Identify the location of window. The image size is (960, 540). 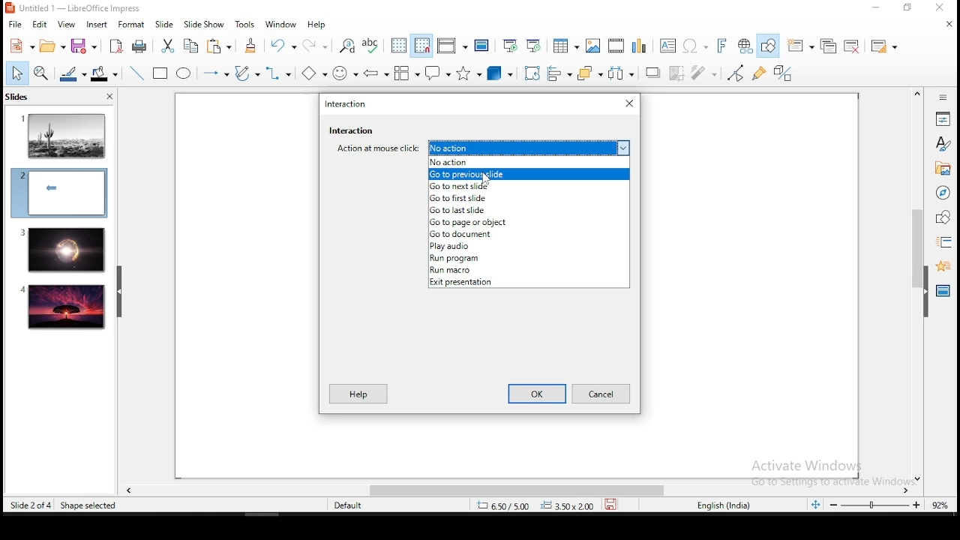
(281, 25).